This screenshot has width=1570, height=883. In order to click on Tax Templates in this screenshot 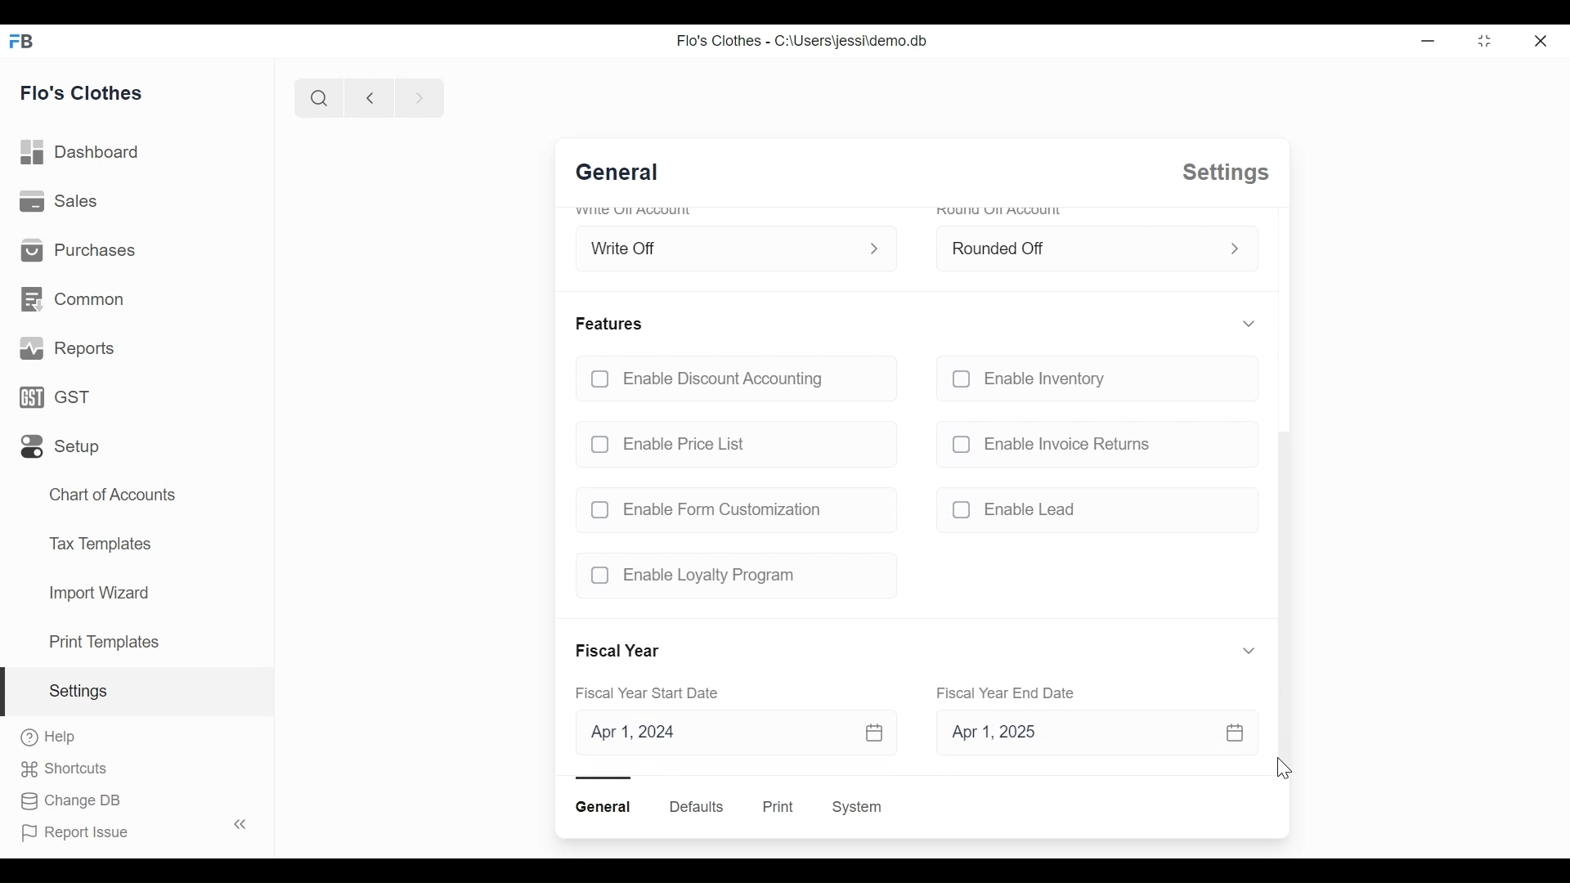, I will do `click(100, 543)`.